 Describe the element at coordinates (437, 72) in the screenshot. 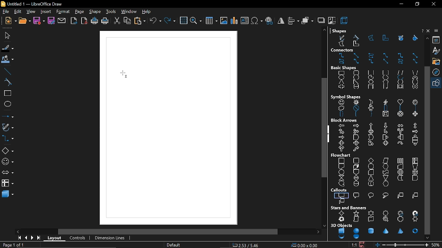

I see `navigation` at that location.